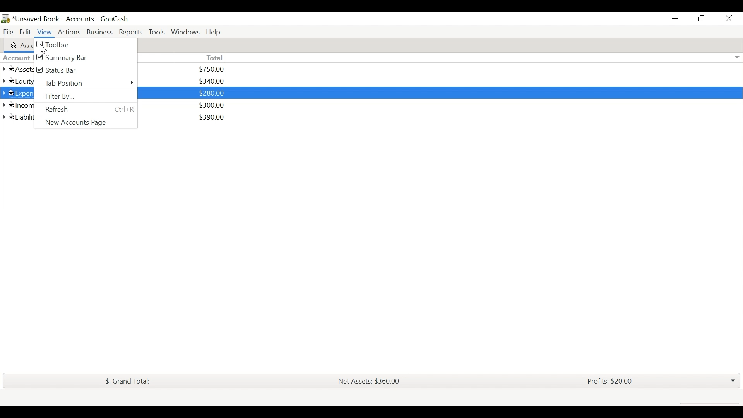 Image resolution: width=743 pixels, height=418 pixels. What do you see at coordinates (732, 381) in the screenshot?
I see `drop down` at bounding box center [732, 381].